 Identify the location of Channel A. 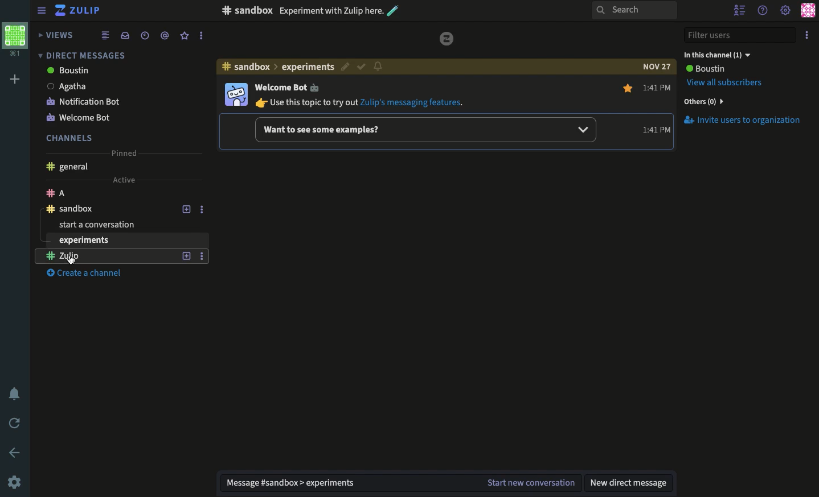
(107, 193).